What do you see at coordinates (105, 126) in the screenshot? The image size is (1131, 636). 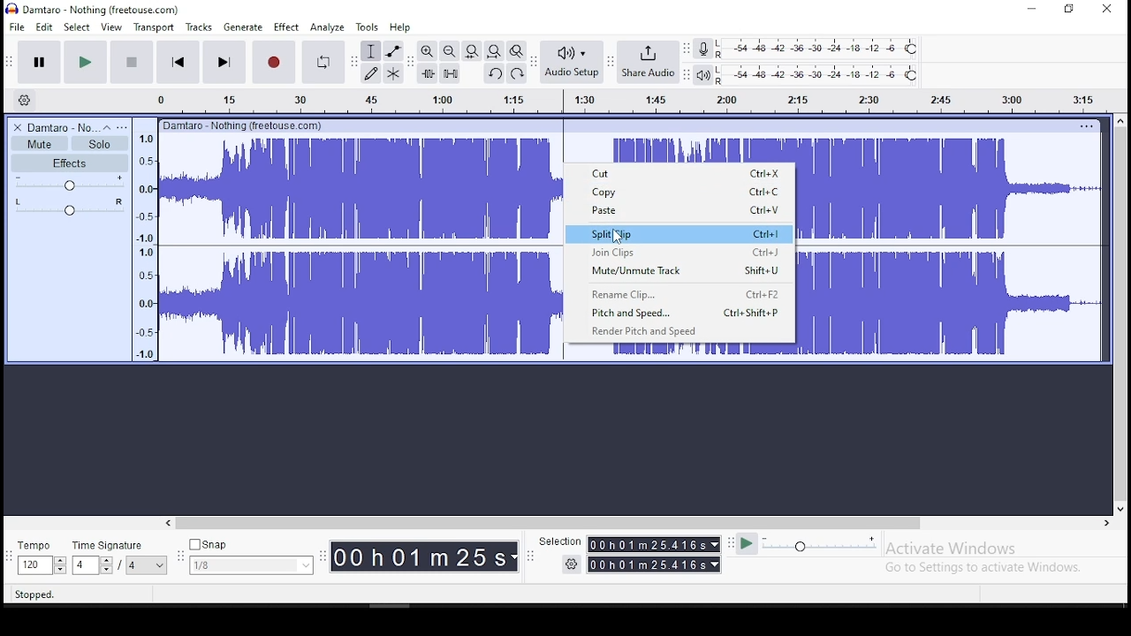 I see `collapse` at bounding box center [105, 126].